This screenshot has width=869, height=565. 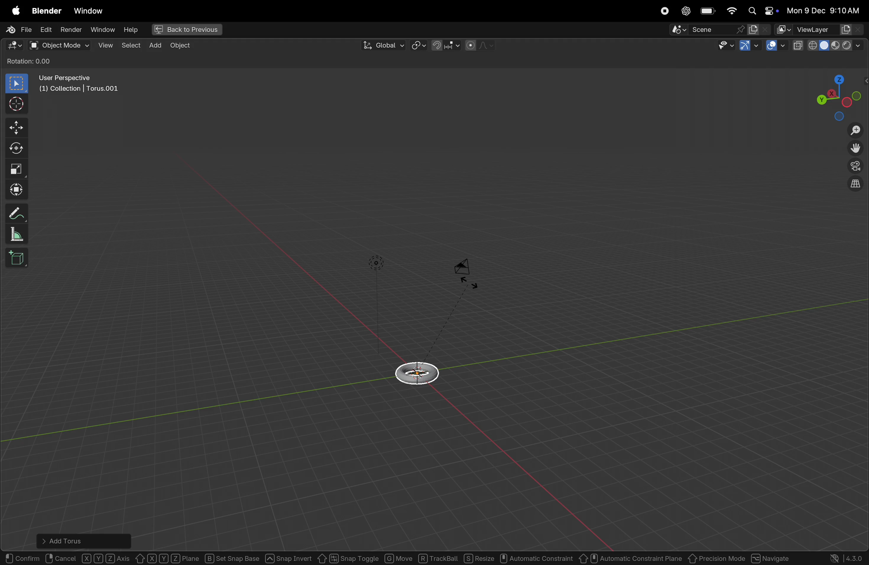 I want to click on copy, so click(x=798, y=46).